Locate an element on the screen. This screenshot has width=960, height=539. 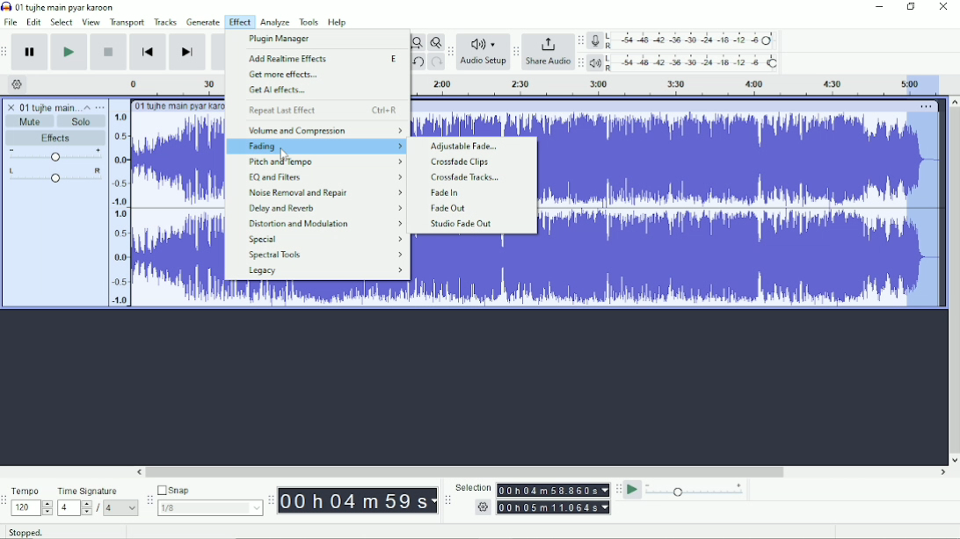
Play is located at coordinates (69, 52).